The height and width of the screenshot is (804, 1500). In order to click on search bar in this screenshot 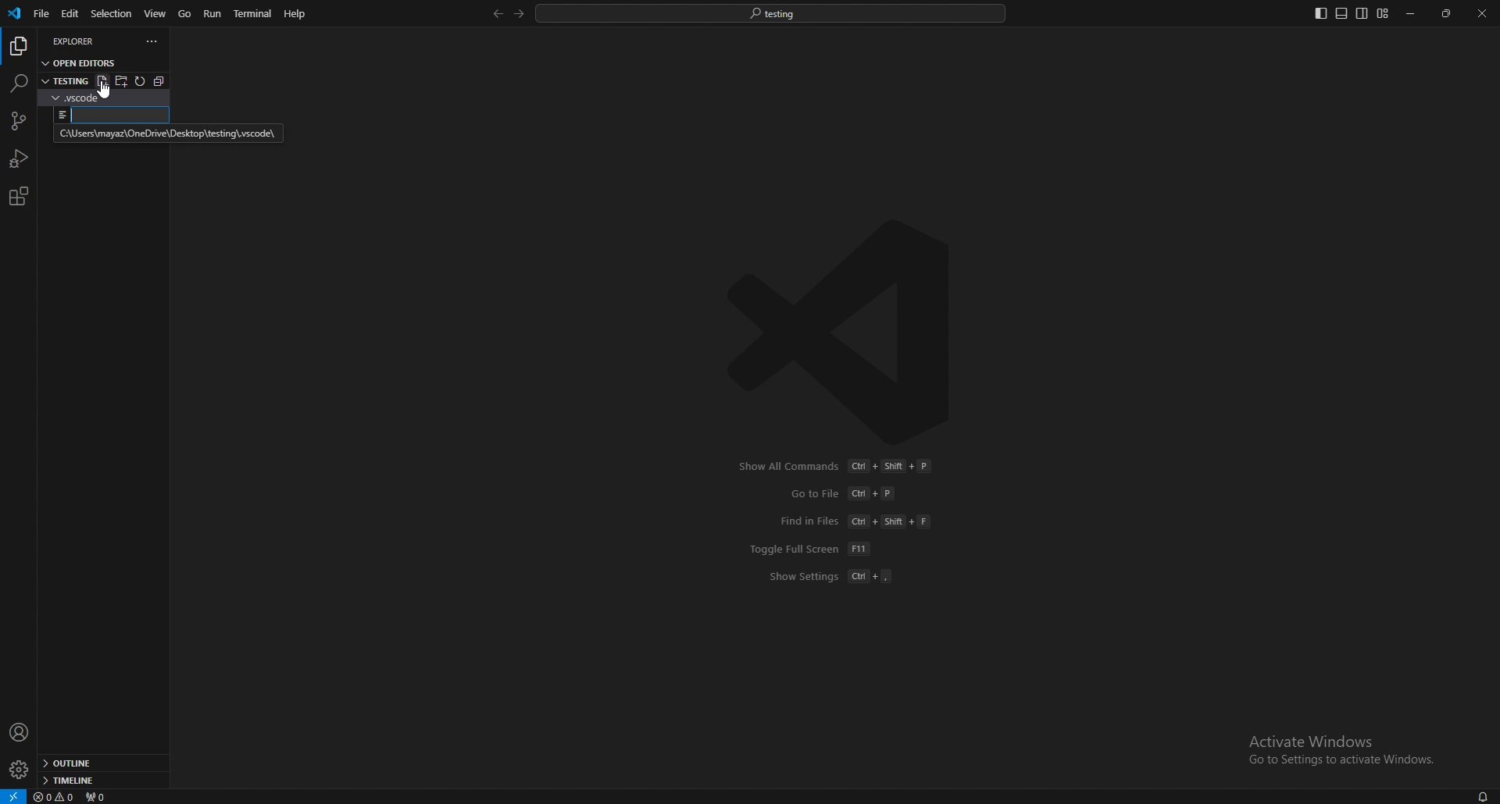, I will do `click(771, 12)`.